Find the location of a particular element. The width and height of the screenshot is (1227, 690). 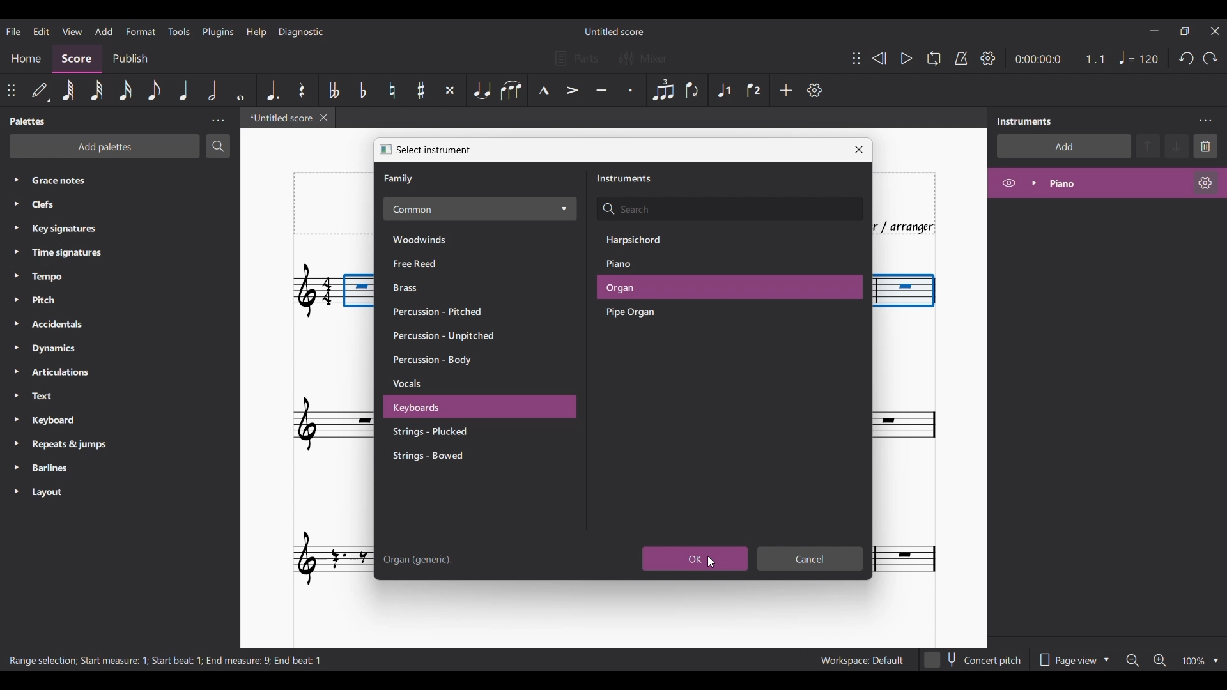

Ratio and duration of current note in score is located at coordinates (1060, 59).